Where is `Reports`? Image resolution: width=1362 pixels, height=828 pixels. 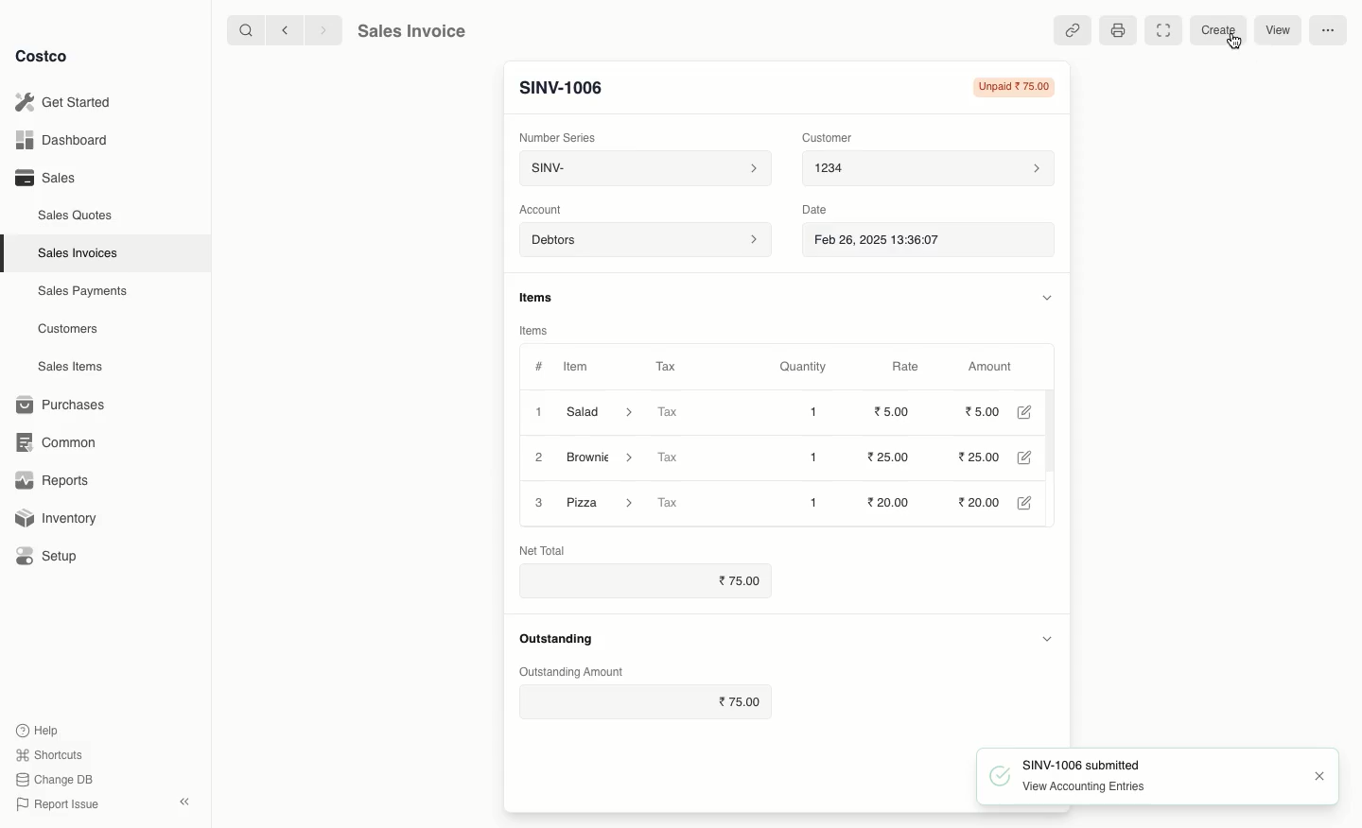 Reports is located at coordinates (53, 482).